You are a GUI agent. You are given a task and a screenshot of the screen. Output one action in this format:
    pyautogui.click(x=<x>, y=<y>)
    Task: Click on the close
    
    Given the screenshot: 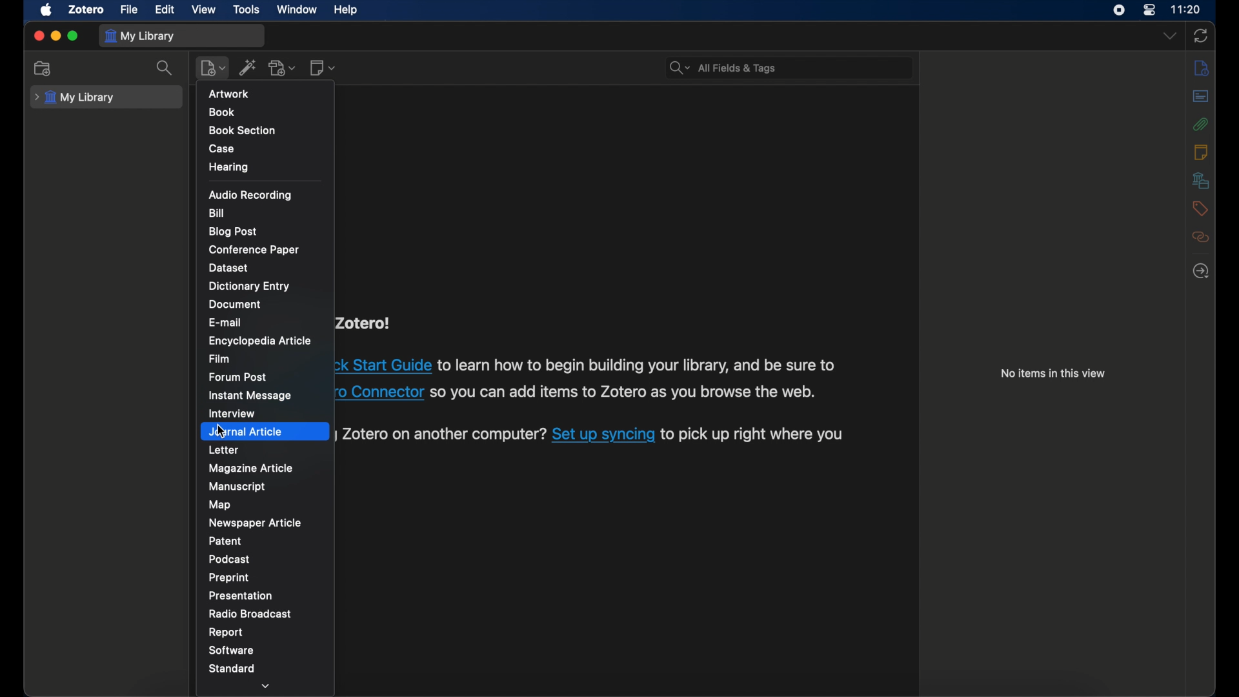 What is the action you would take?
    pyautogui.click(x=38, y=35)
    